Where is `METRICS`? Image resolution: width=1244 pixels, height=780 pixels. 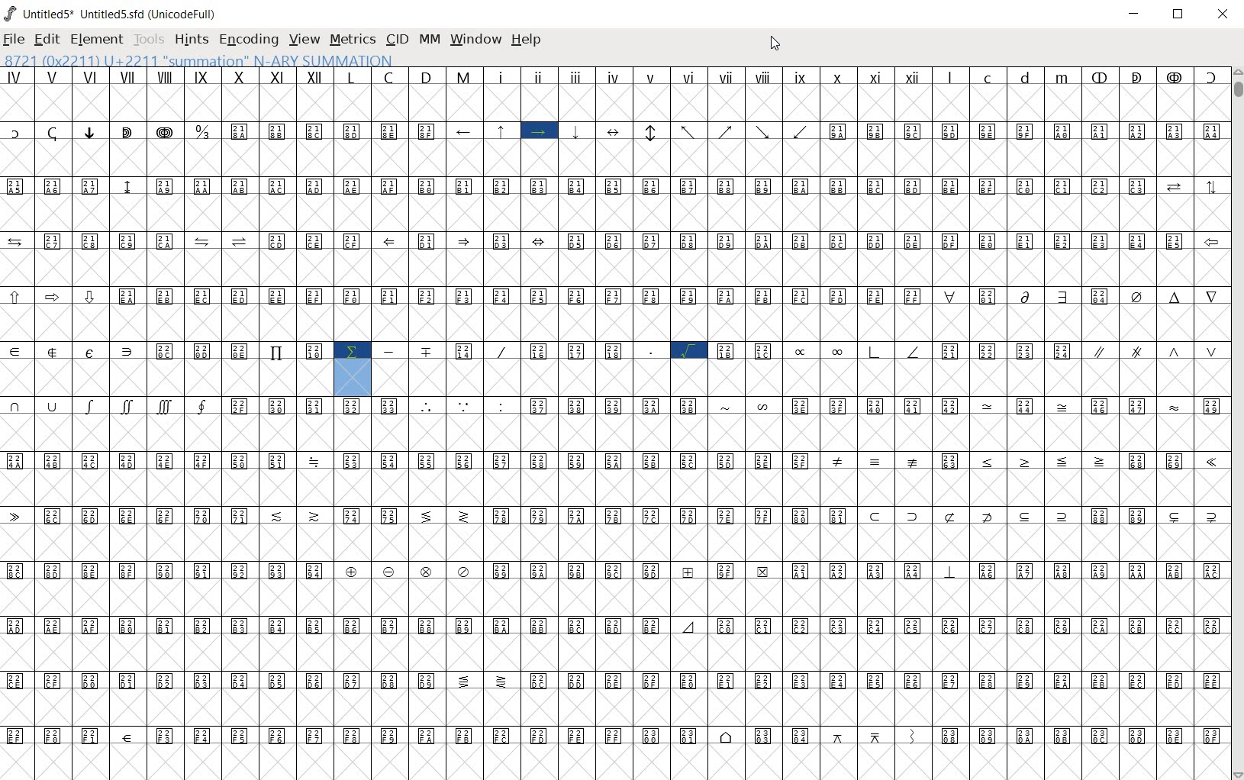
METRICS is located at coordinates (354, 40).